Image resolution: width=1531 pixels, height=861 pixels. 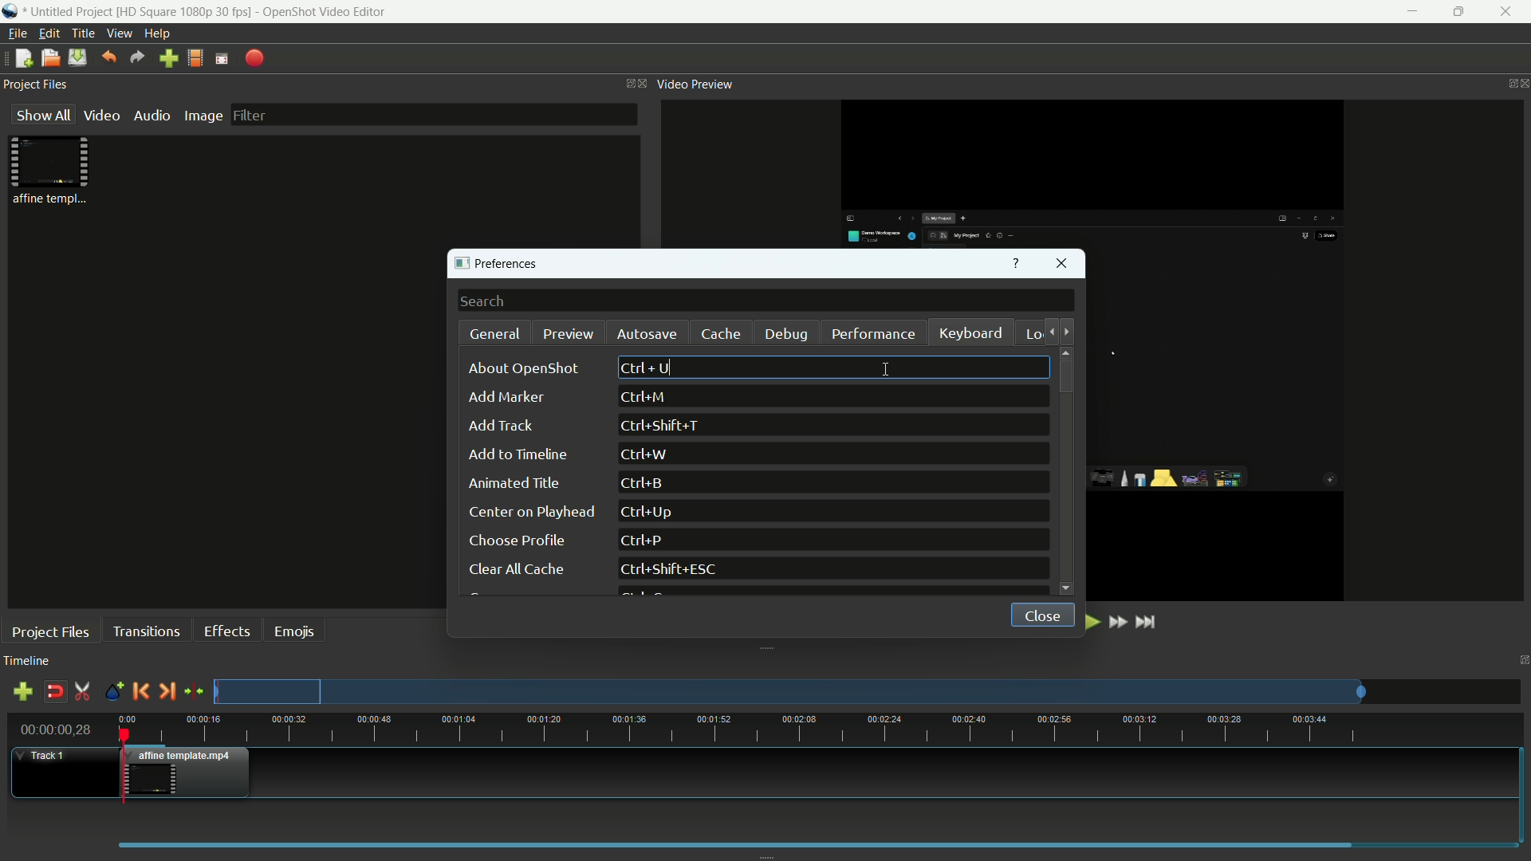 What do you see at coordinates (972, 335) in the screenshot?
I see `keyboard` at bounding box center [972, 335].